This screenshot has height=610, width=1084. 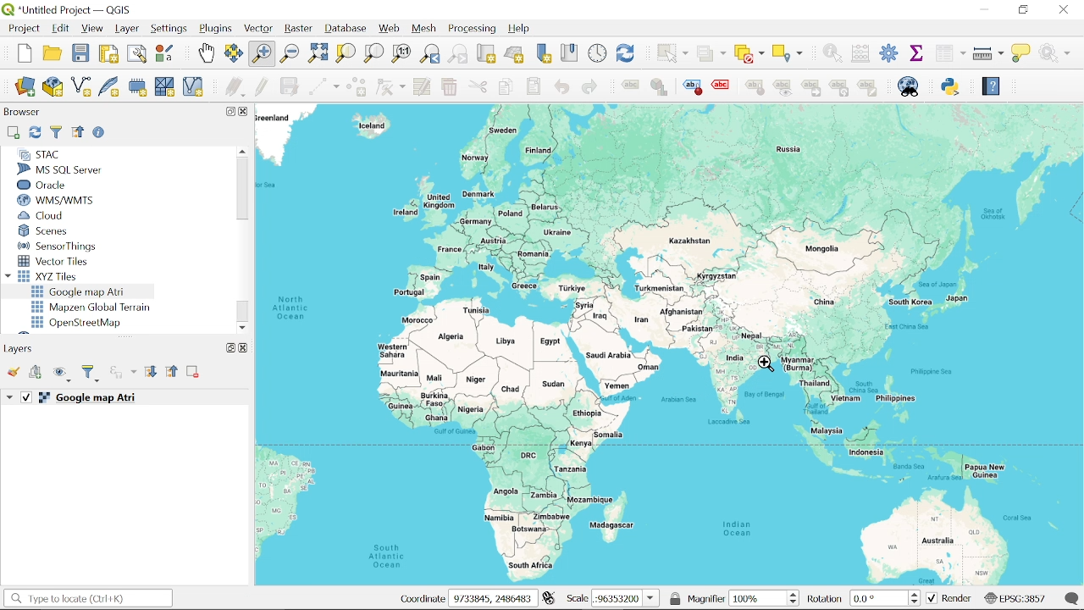 I want to click on Open attribute , so click(x=950, y=54).